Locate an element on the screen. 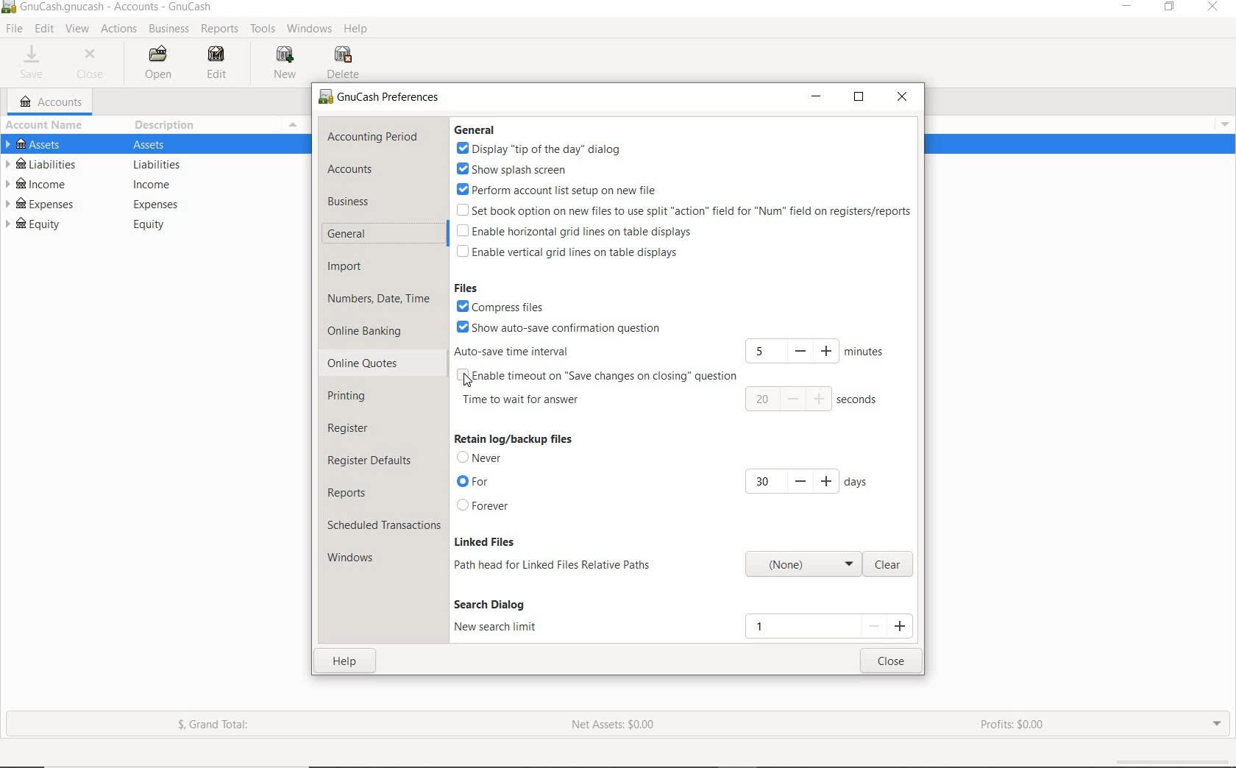 Image resolution: width=1236 pixels, height=768 pixels. EDIT is located at coordinates (213, 62).